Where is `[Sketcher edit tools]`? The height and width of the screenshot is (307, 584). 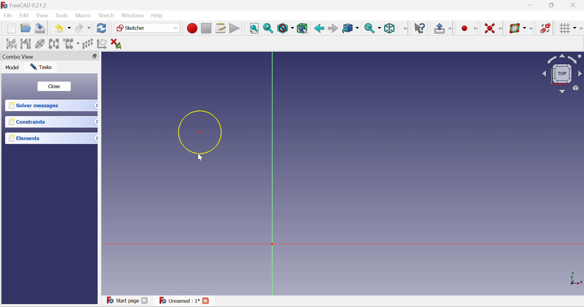 [Sketcher edit tools] is located at coordinates (580, 29).